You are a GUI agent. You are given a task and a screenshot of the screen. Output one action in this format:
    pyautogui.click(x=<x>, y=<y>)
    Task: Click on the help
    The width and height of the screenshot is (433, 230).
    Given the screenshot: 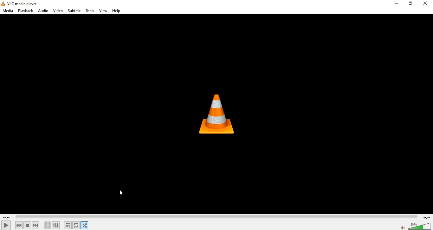 What is the action you would take?
    pyautogui.click(x=118, y=11)
    